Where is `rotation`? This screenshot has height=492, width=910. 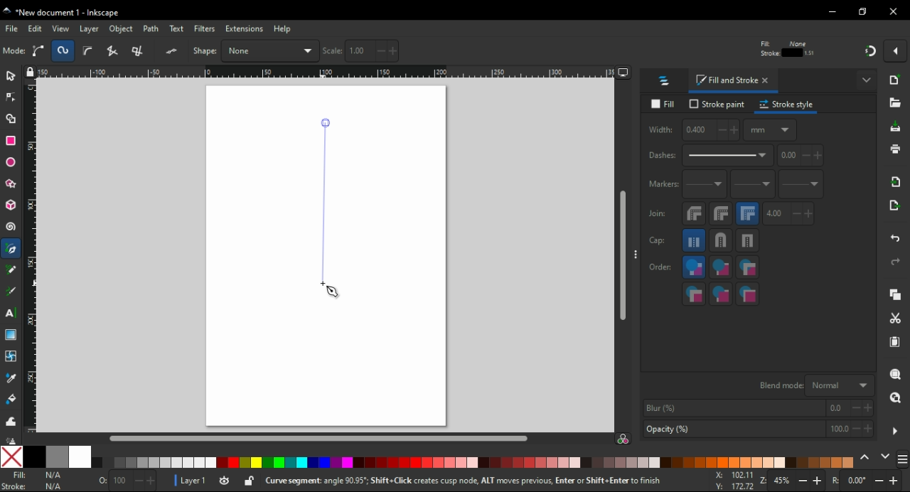 rotation is located at coordinates (866, 481).